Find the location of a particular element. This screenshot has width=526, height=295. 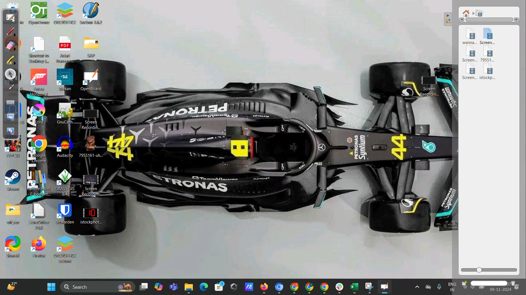

Cursor is located at coordinates (15, 20).